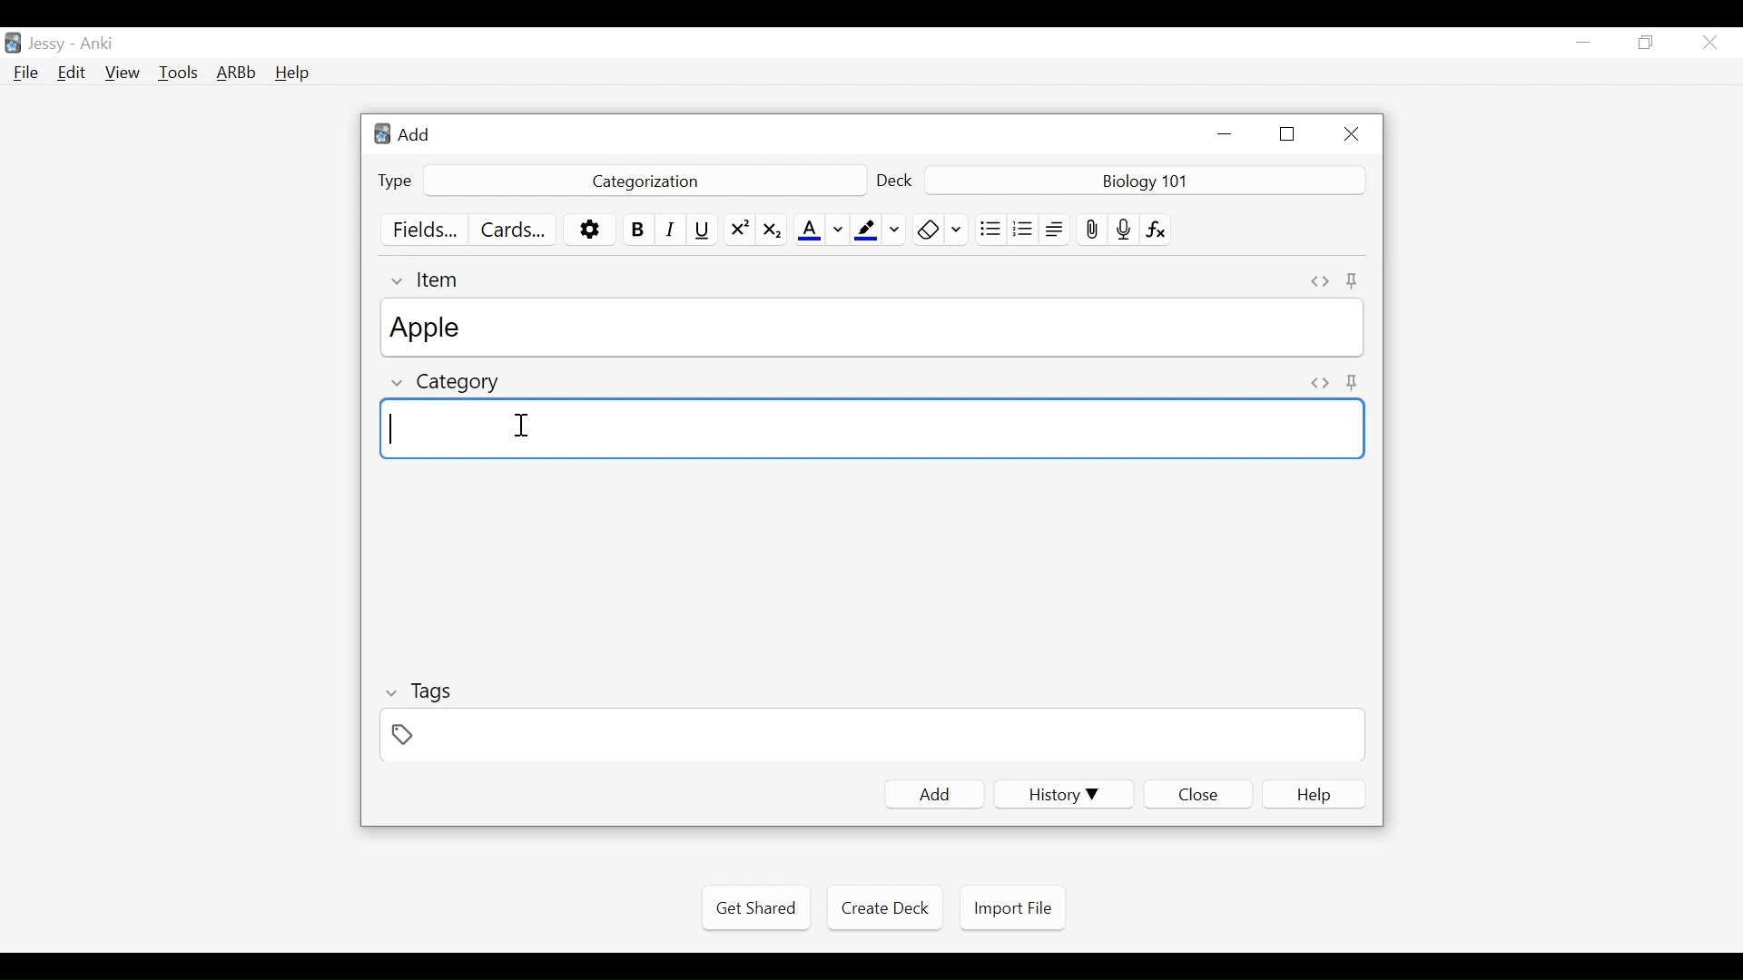  Describe the element at coordinates (448, 385) in the screenshot. I see `Category` at that location.